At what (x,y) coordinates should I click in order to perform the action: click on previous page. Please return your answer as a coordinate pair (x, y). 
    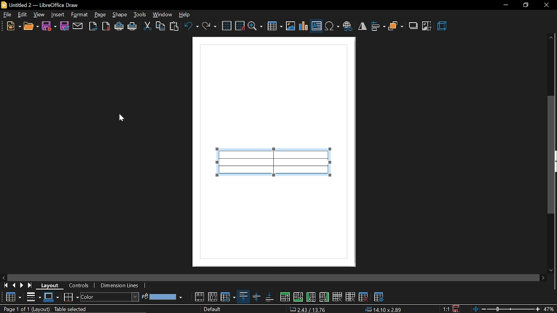
    Looking at the image, I should click on (14, 285).